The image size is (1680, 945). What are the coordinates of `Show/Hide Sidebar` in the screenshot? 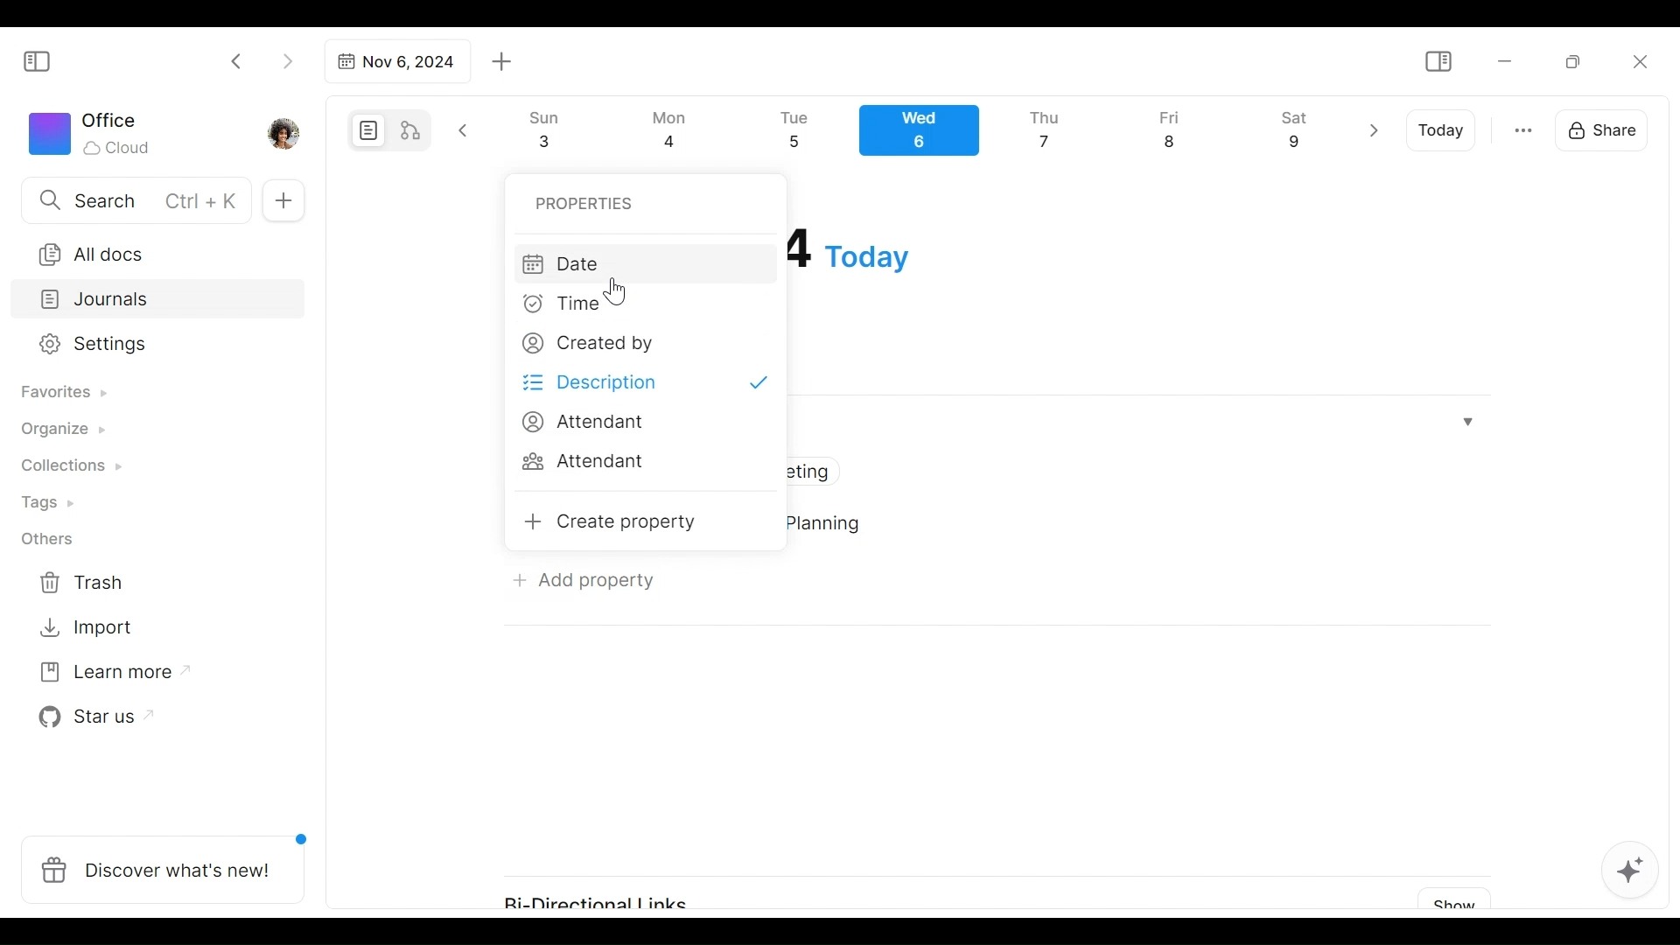 It's located at (1438, 62).